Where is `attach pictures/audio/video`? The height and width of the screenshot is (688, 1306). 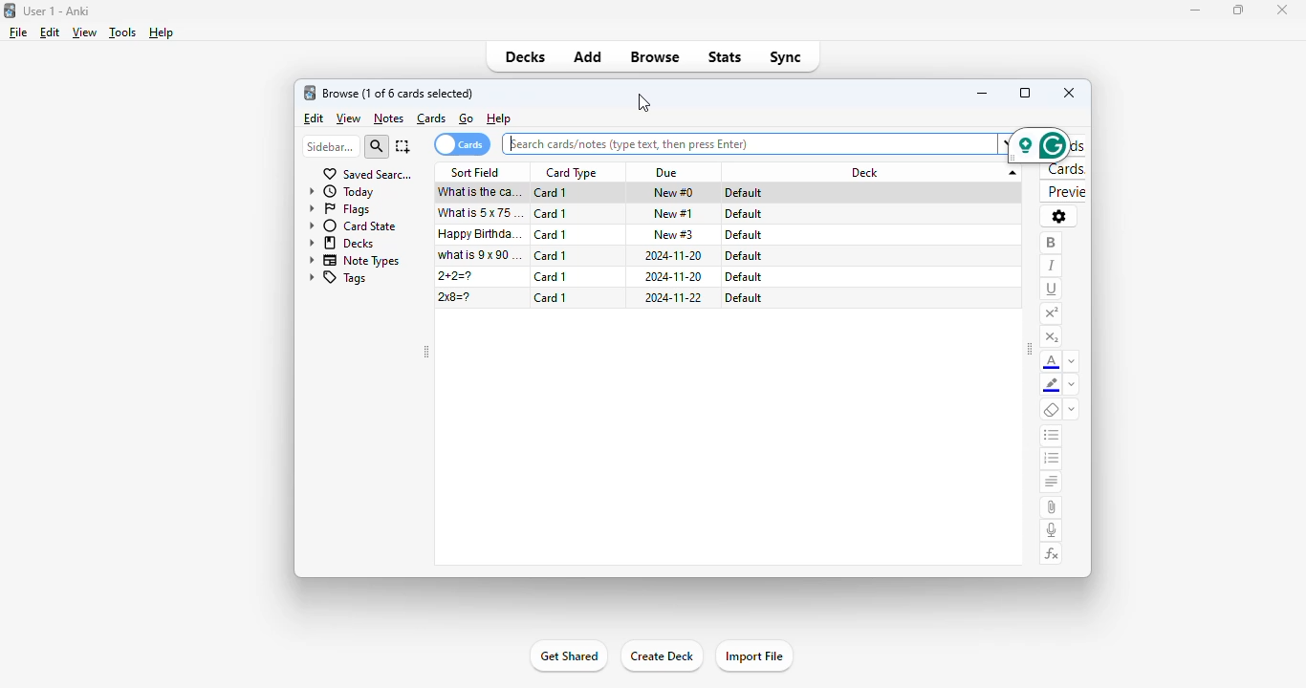
attach pictures/audio/video is located at coordinates (1052, 507).